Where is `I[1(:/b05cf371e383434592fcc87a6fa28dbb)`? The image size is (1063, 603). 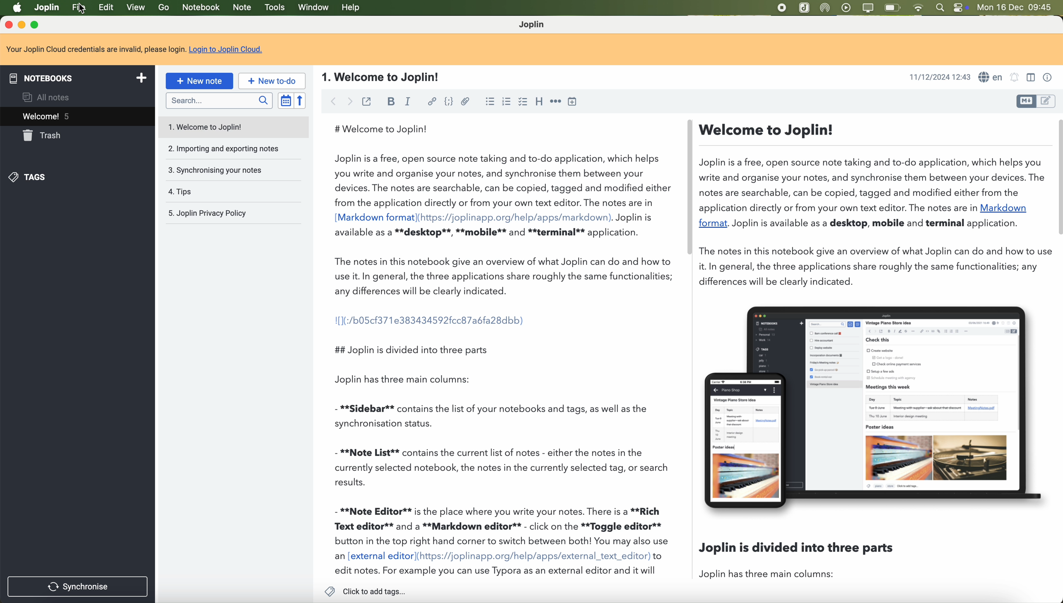
I[1(:/b05cf371e383434592fcc87a6fa28dbb) is located at coordinates (431, 319).